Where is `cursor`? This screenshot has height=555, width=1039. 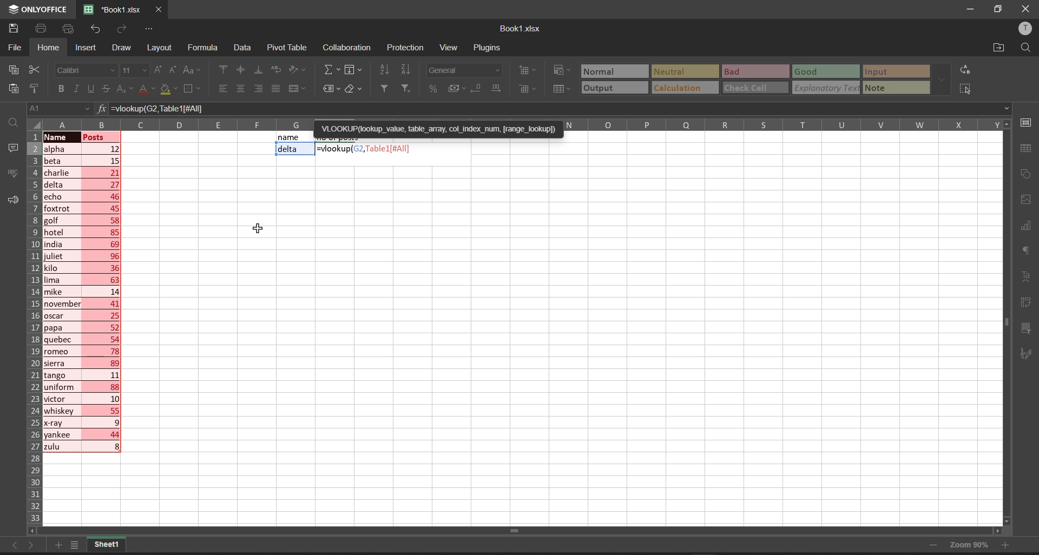 cursor is located at coordinates (260, 229).